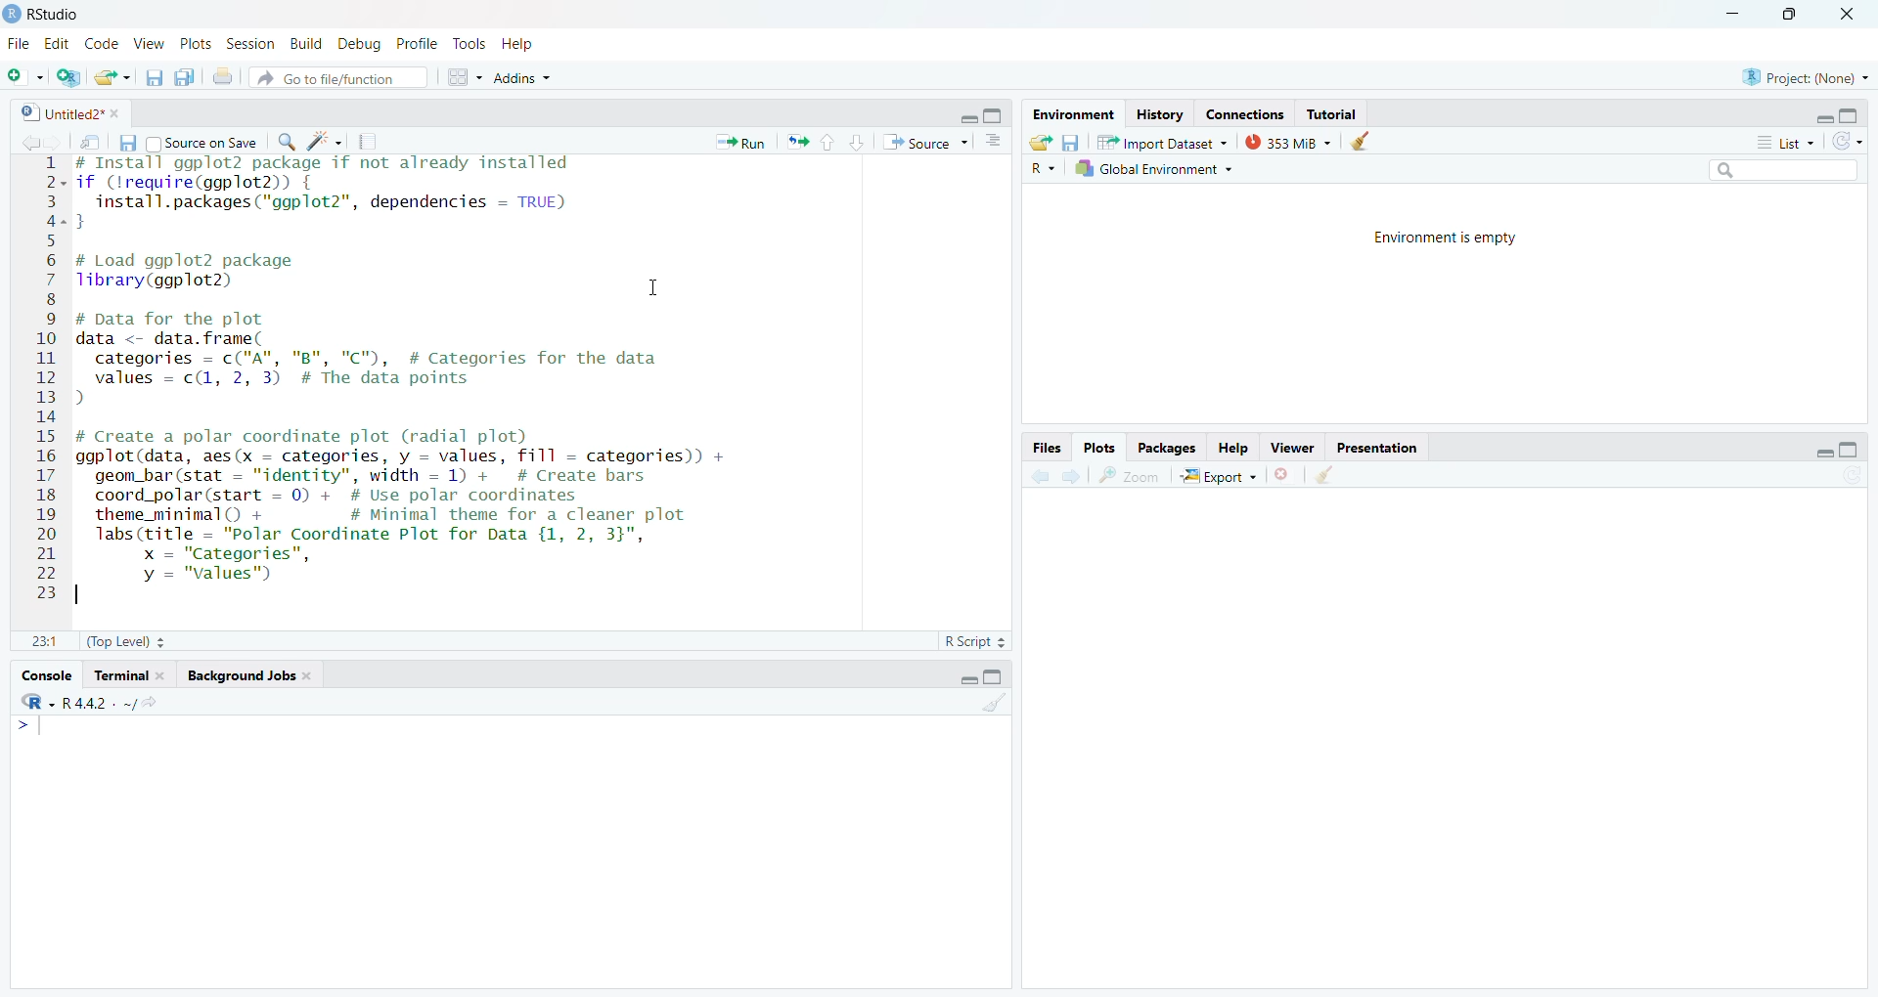 The image size is (1878, 997). What do you see at coordinates (55, 46) in the screenshot?
I see `Edit` at bounding box center [55, 46].